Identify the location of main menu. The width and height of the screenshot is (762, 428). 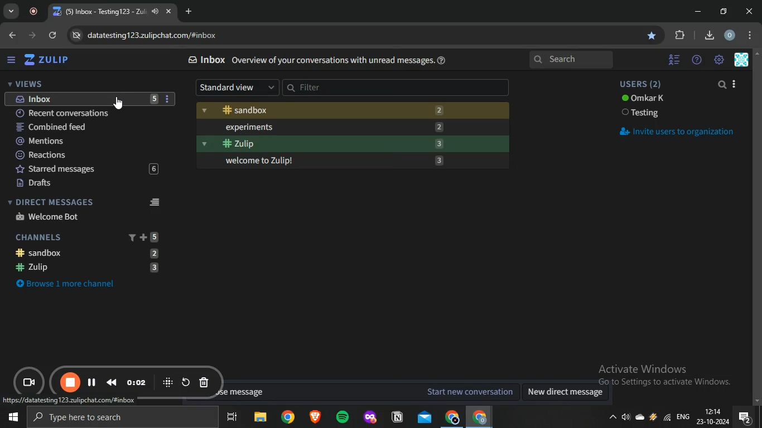
(720, 60).